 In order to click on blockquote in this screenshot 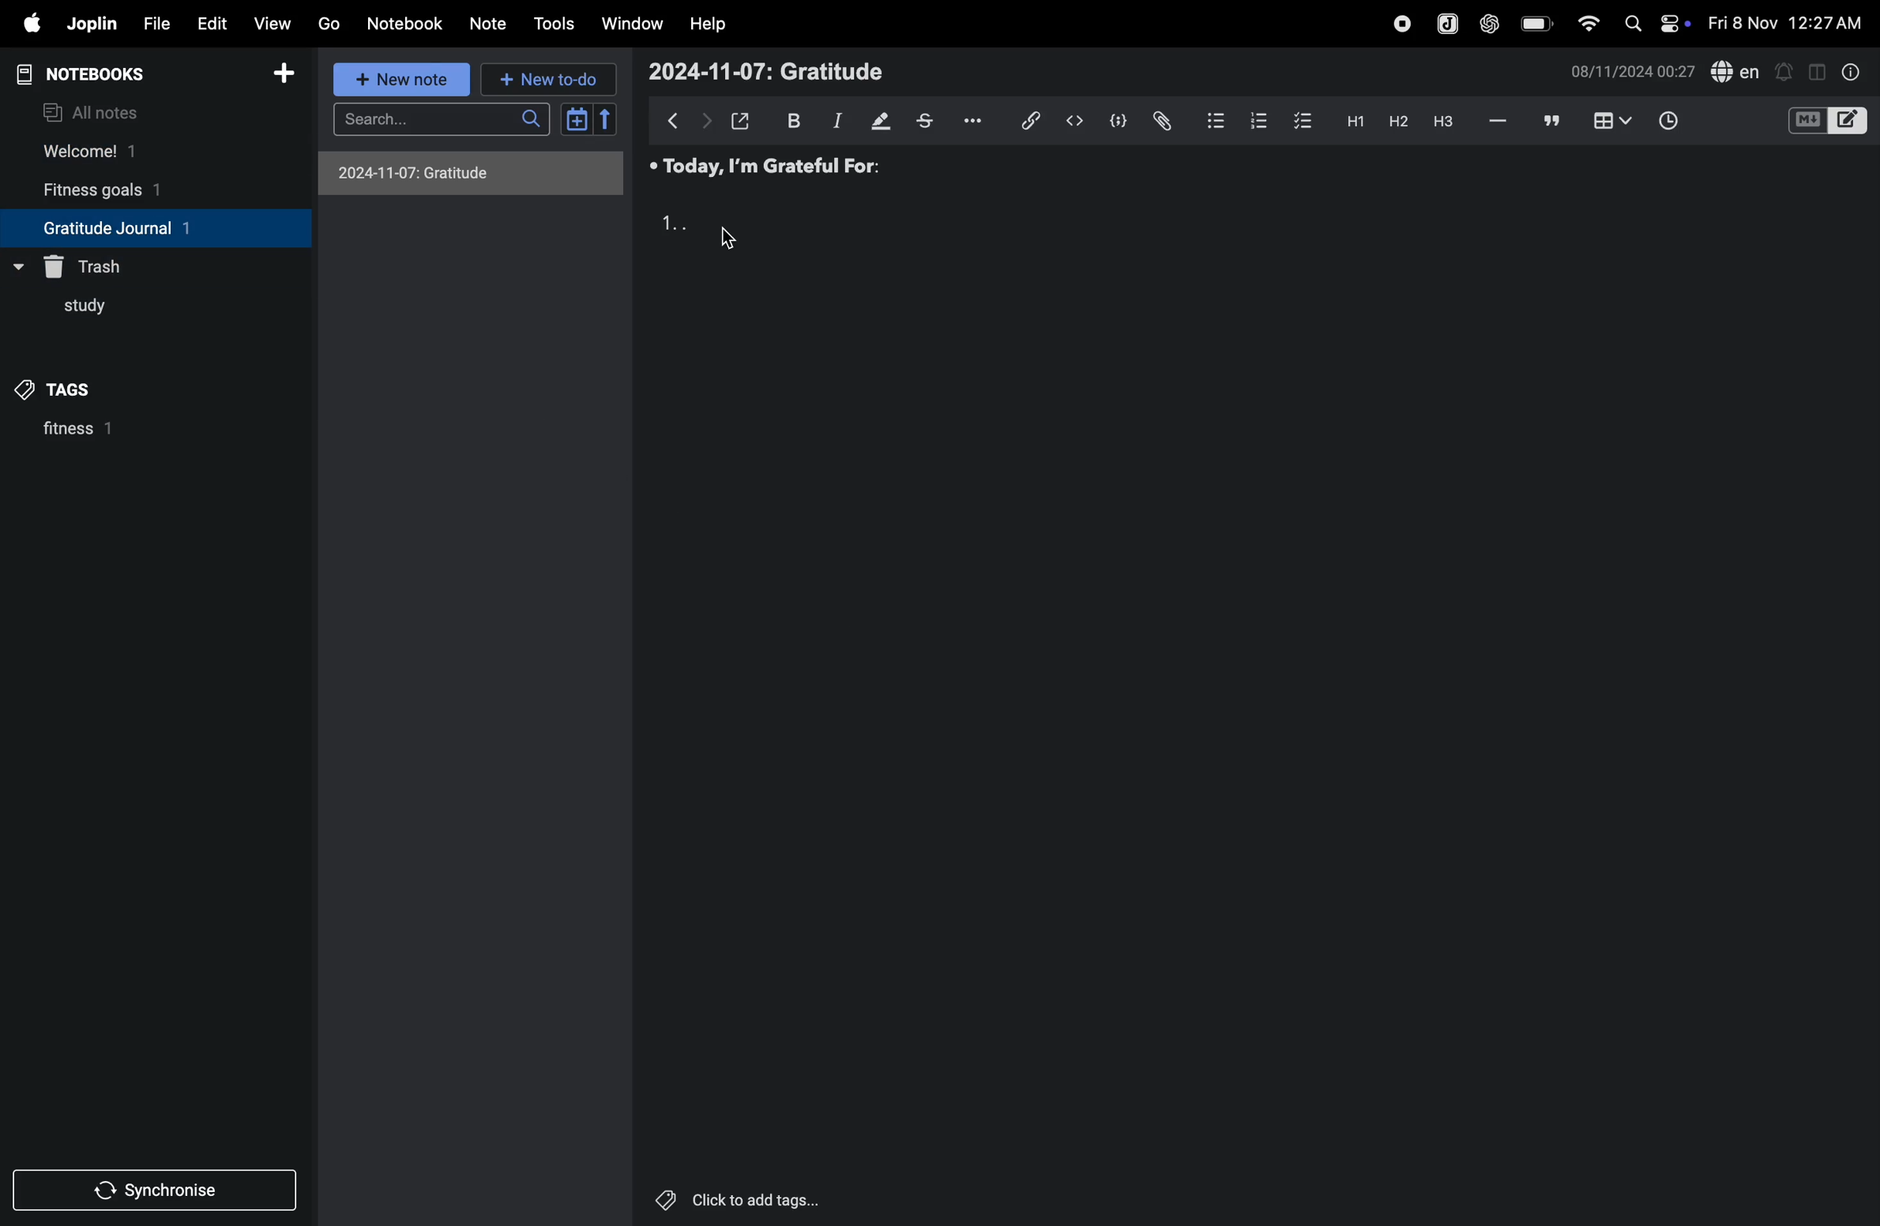, I will do `click(1552, 121)`.